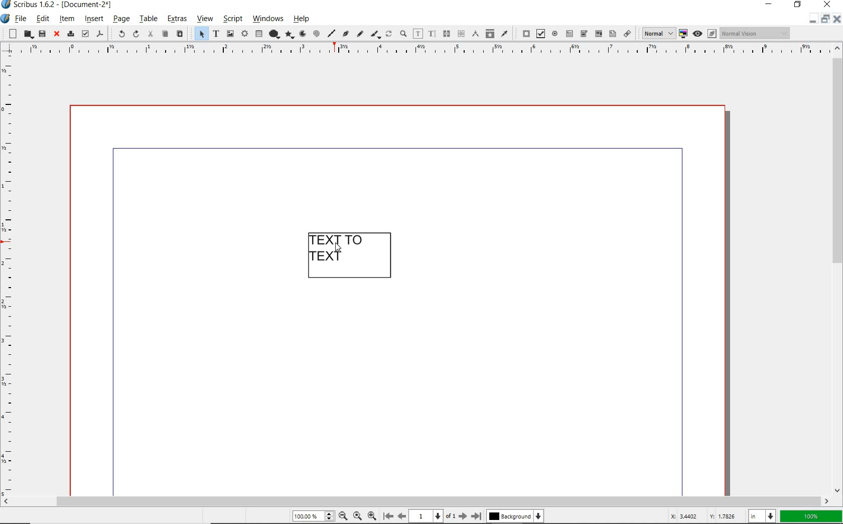 This screenshot has width=843, height=524. What do you see at coordinates (388, 516) in the screenshot?
I see `move to first` at bounding box center [388, 516].